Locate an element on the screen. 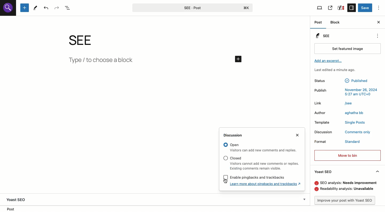 This screenshot has height=212, width=385. logo is located at coordinates (8, 9).